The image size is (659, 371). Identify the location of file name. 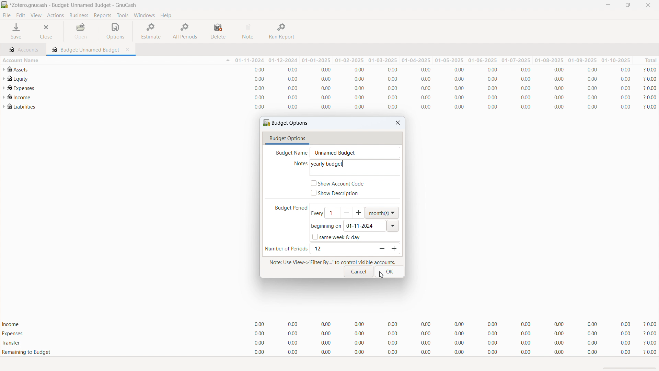
(74, 5).